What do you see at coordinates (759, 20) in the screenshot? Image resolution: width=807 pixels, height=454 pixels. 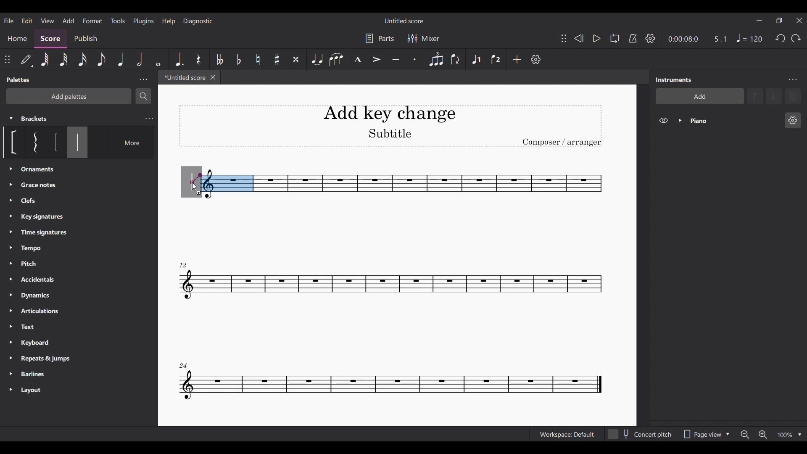 I see `Minimize` at bounding box center [759, 20].